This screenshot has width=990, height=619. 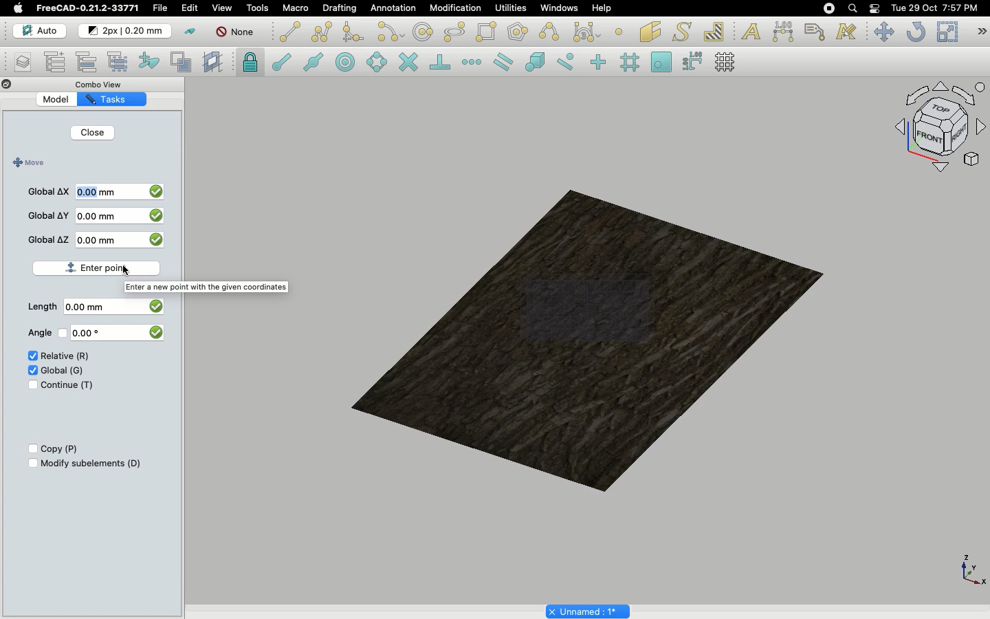 What do you see at coordinates (203, 287) in the screenshot?
I see `Enter a new point with the given coordinate` at bounding box center [203, 287].